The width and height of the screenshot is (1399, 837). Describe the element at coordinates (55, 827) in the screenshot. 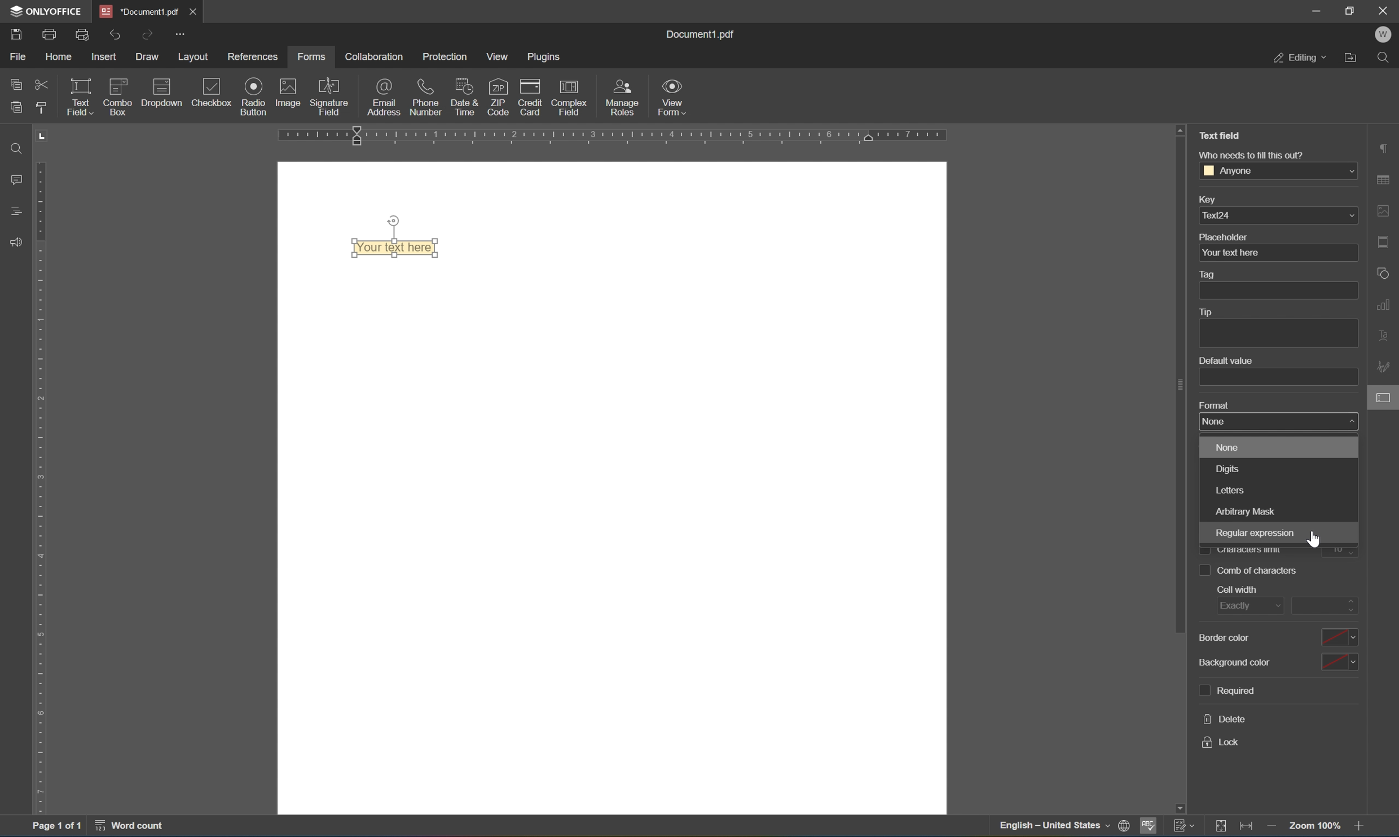

I see `page 1 of 1` at that location.